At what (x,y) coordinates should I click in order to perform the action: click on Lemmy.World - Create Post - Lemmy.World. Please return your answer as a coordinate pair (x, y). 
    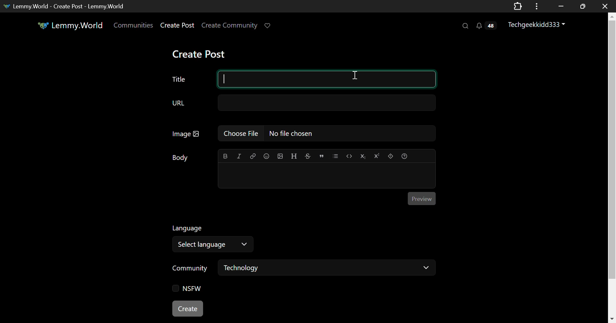
    Looking at the image, I should click on (69, 6).